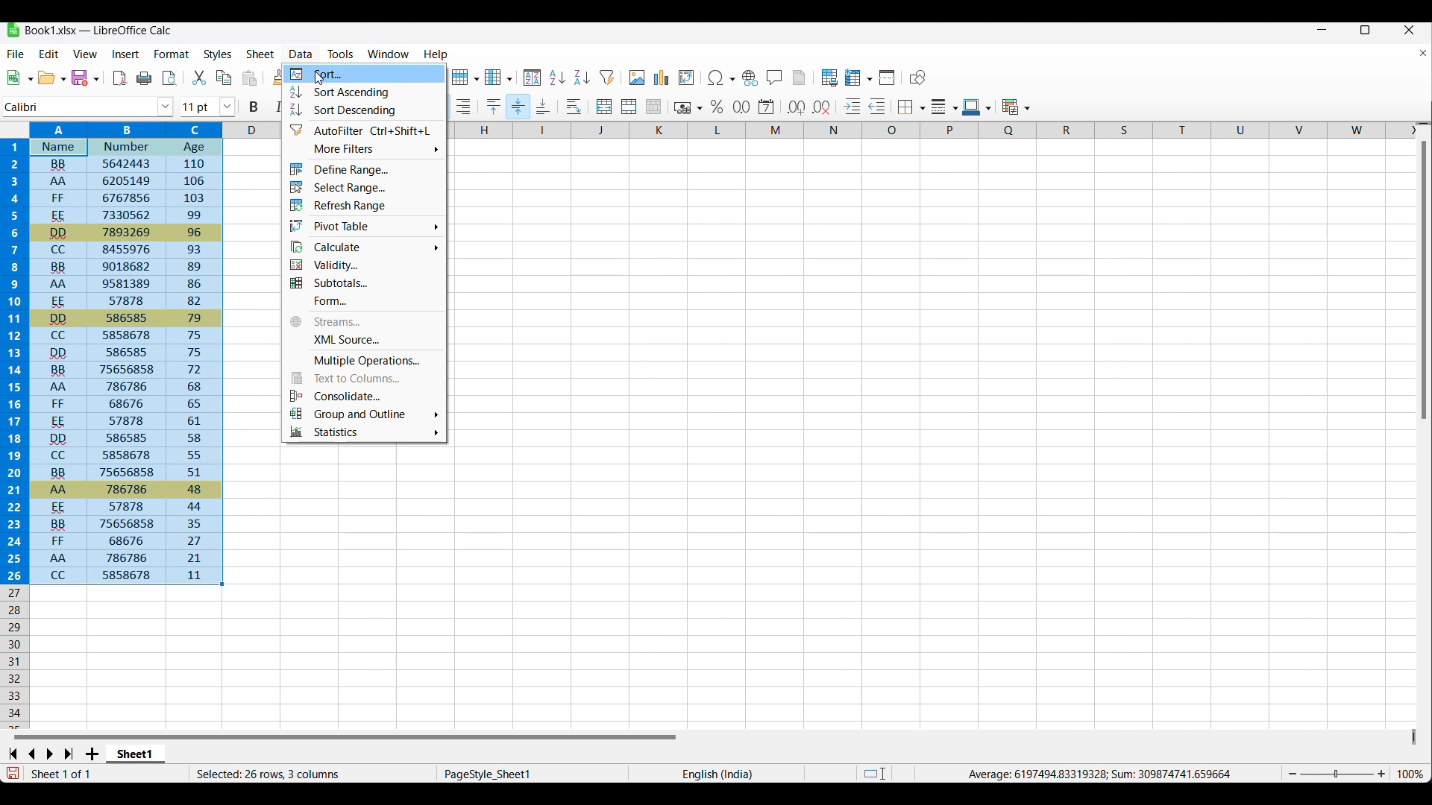 The height and width of the screenshot is (805, 1432). What do you see at coordinates (608, 78) in the screenshot?
I see `Autofilter` at bounding box center [608, 78].